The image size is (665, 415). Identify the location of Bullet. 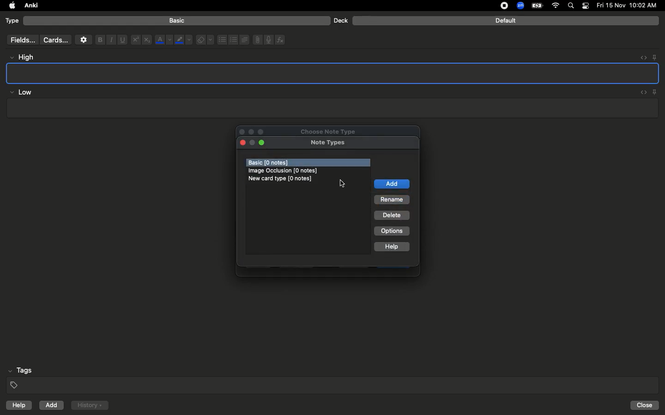
(222, 40).